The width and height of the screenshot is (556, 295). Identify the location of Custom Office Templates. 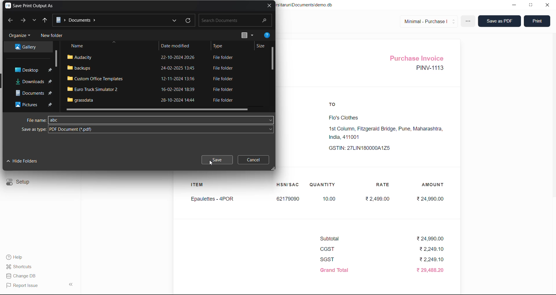
(97, 79).